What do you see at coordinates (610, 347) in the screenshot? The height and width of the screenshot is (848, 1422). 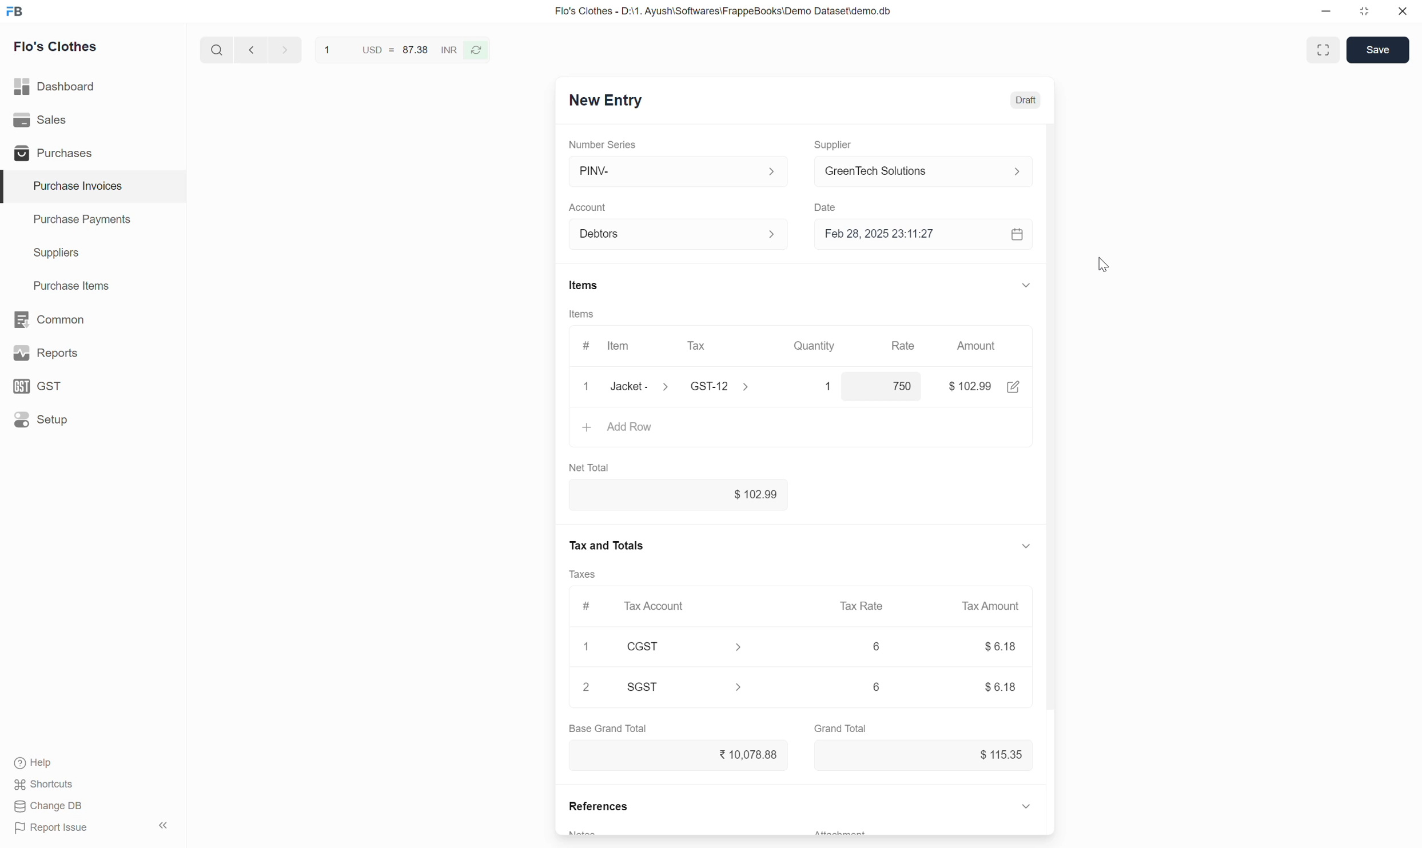 I see `# Item` at bounding box center [610, 347].